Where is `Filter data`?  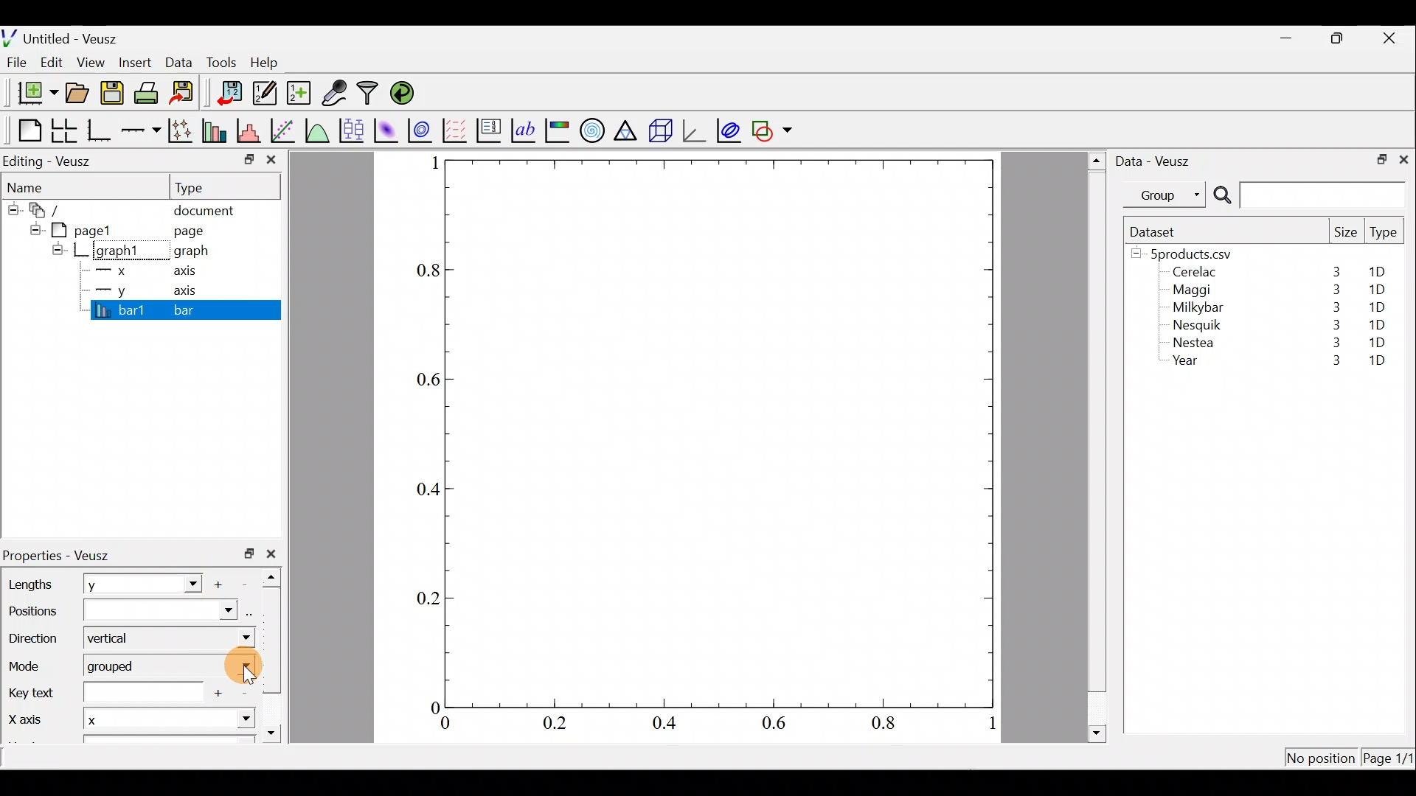 Filter data is located at coordinates (370, 94).